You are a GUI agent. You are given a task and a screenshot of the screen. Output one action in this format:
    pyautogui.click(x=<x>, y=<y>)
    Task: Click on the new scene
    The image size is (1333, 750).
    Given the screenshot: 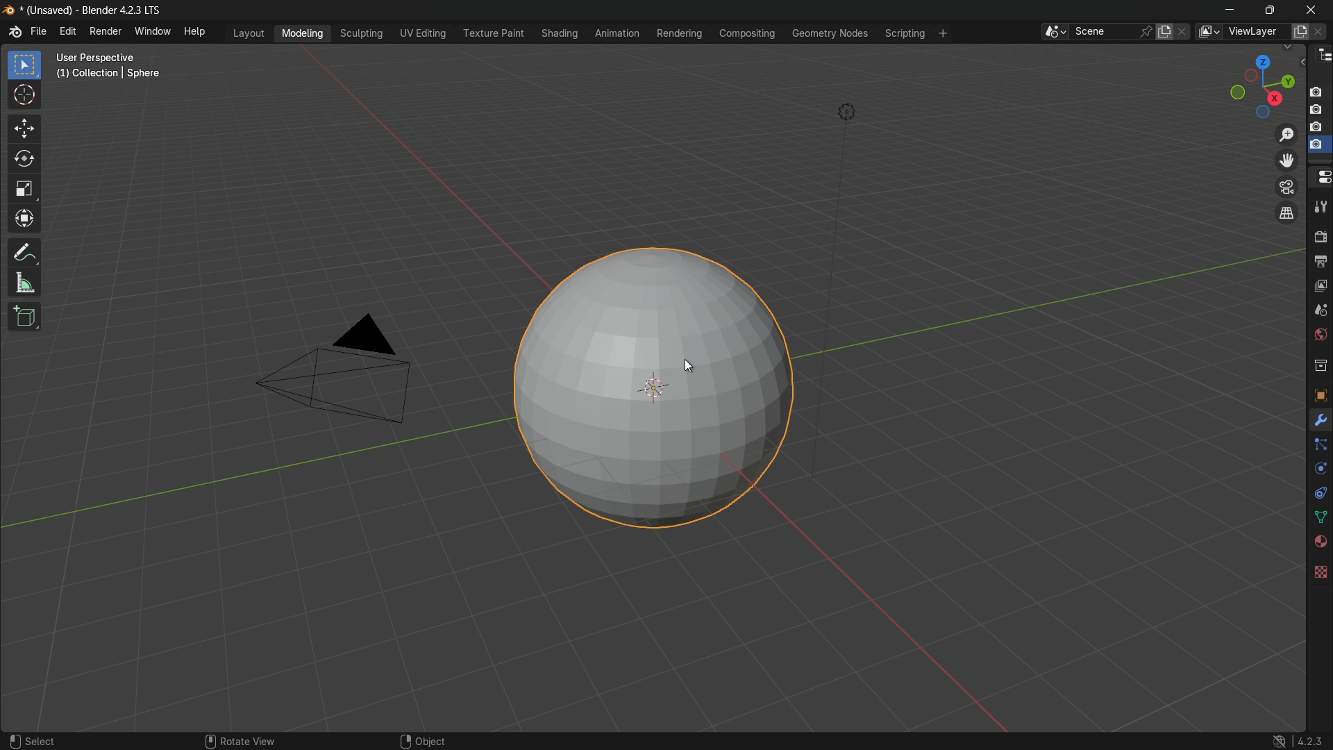 What is the action you would take?
    pyautogui.click(x=1165, y=31)
    